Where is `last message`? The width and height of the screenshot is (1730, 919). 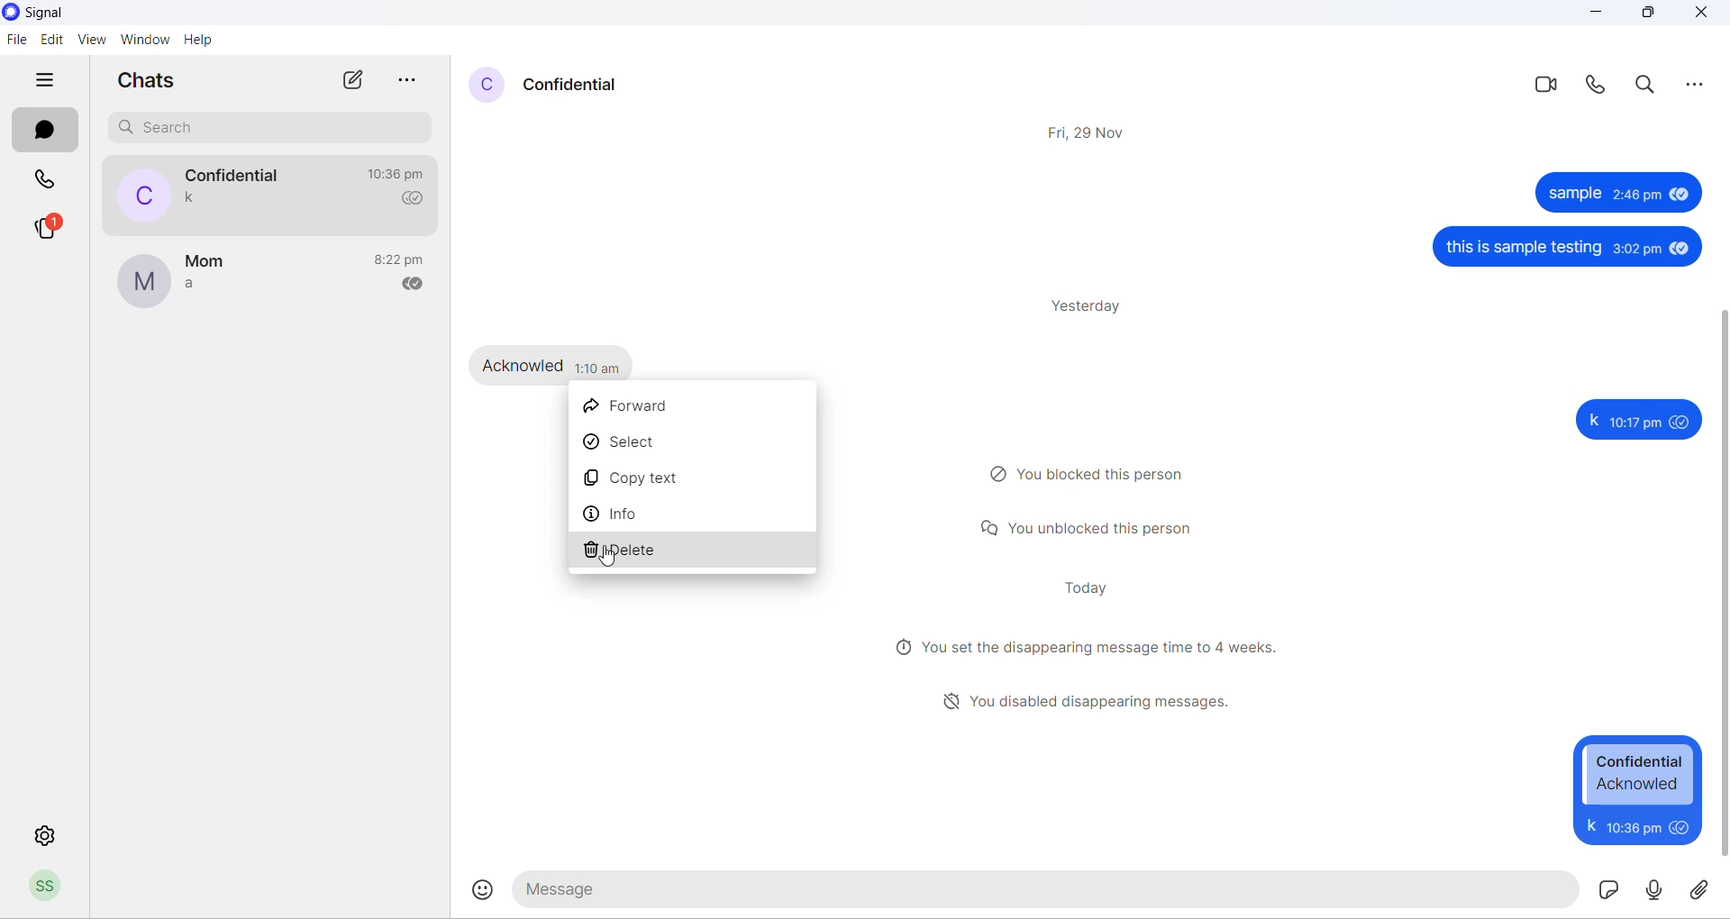
last message is located at coordinates (194, 199).